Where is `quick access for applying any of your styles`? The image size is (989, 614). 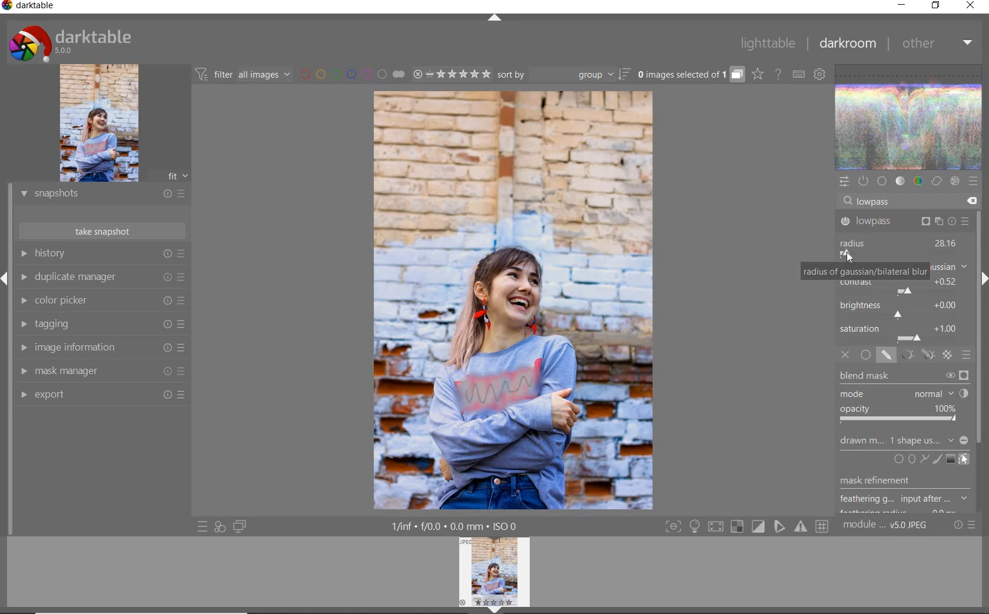
quick access for applying any of your styles is located at coordinates (220, 526).